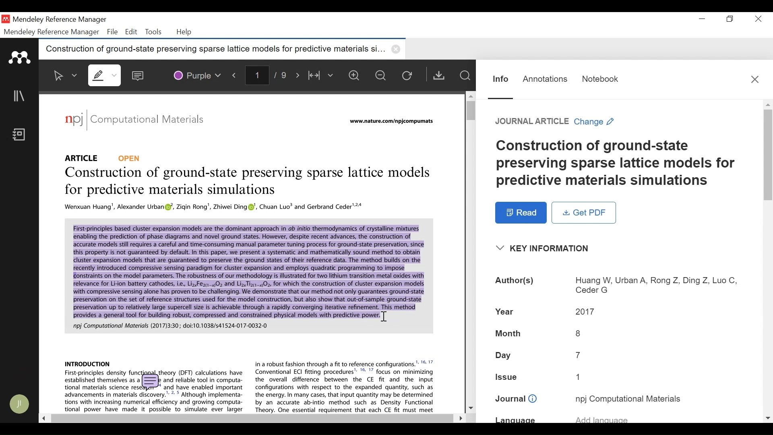  What do you see at coordinates (468, 110) in the screenshot?
I see `Vertical Scroll bar` at bounding box center [468, 110].